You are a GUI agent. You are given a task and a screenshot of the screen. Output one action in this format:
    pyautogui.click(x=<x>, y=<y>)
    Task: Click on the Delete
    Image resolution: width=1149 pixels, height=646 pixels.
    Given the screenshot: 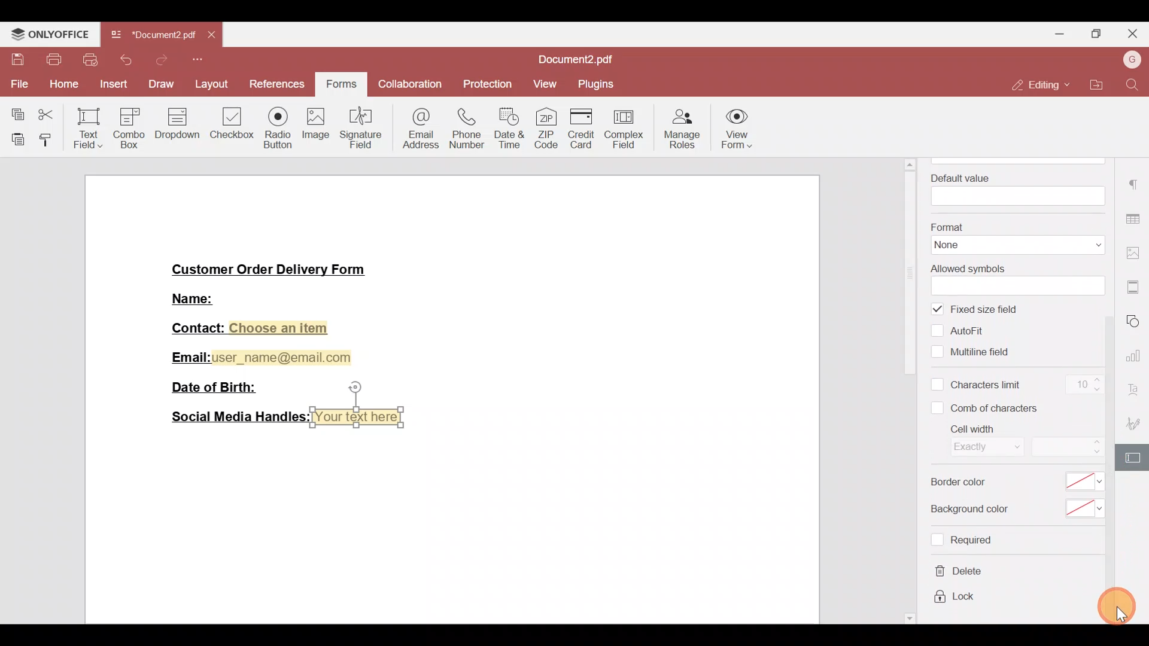 What is the action you would take?
    pyautogui.click(x=956, y=574)
    